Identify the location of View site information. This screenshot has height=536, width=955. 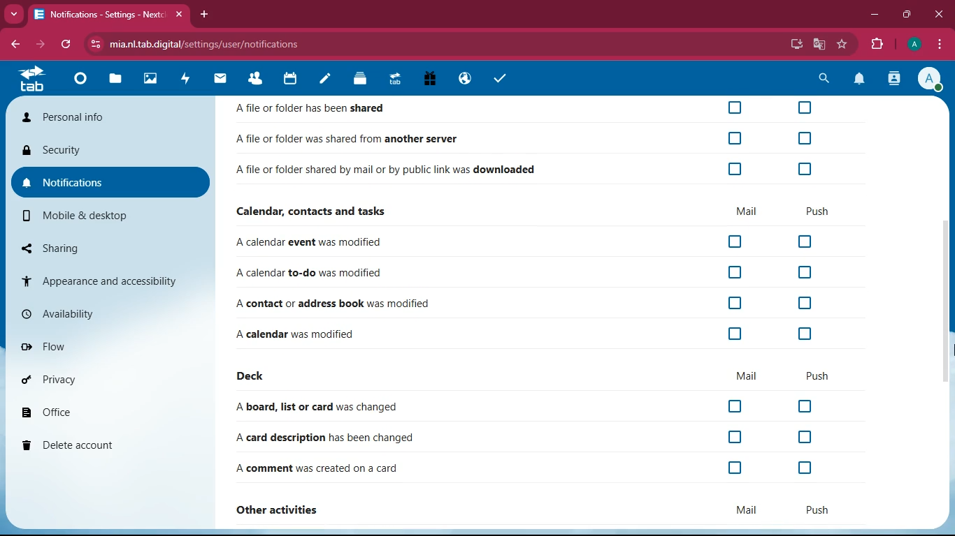
(95, 44).